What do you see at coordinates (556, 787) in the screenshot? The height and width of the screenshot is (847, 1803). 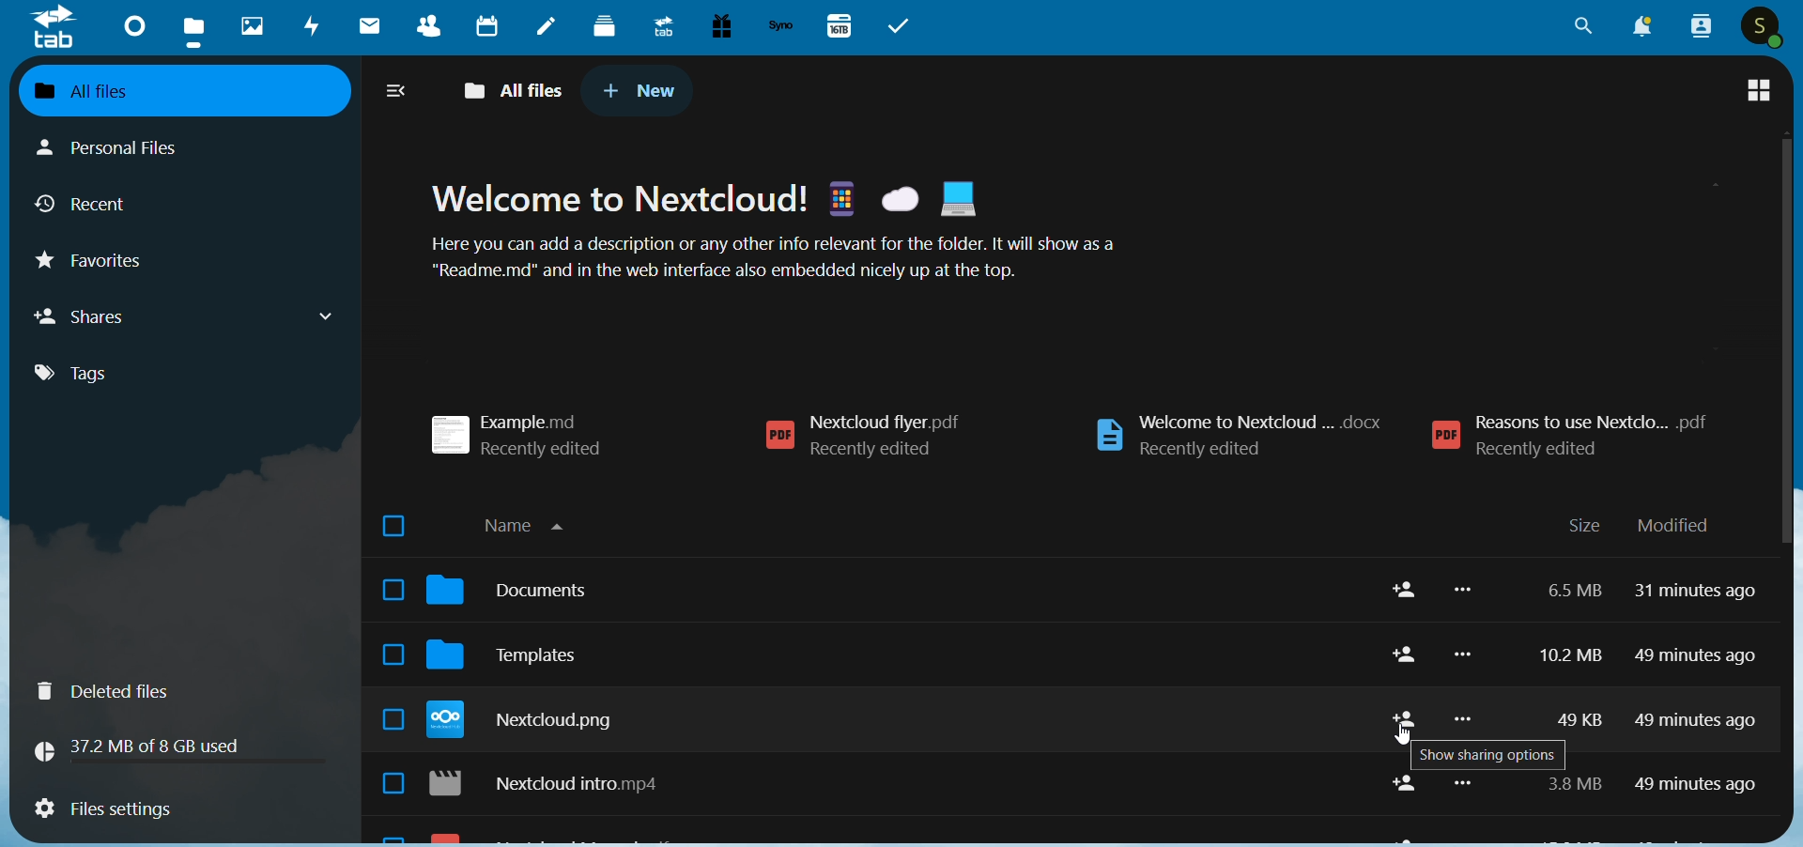 I see `nextcloud intro ` at bounding box center [556, 787].